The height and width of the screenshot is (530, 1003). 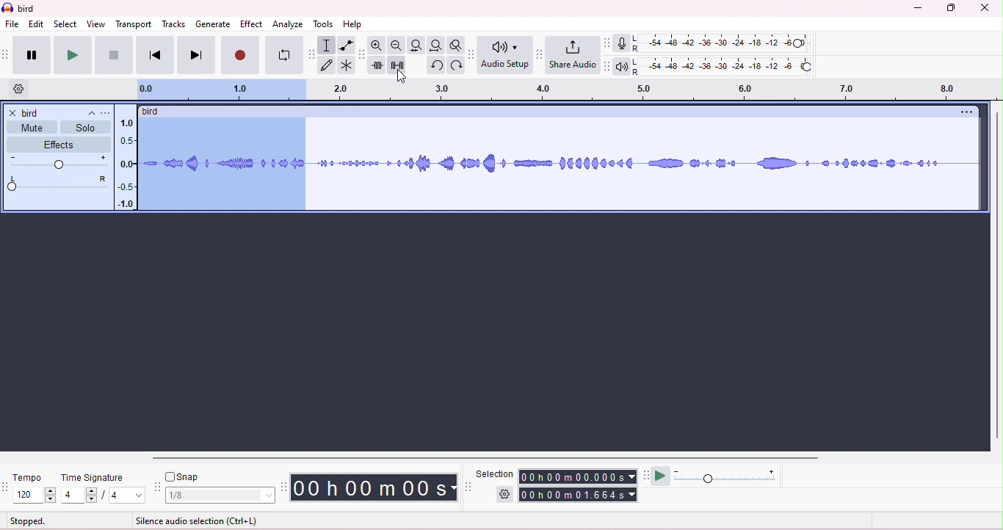 What do you see at coordinates (253, 25) in the screenshot?
I see `effect` at bounding box center [253, 25].